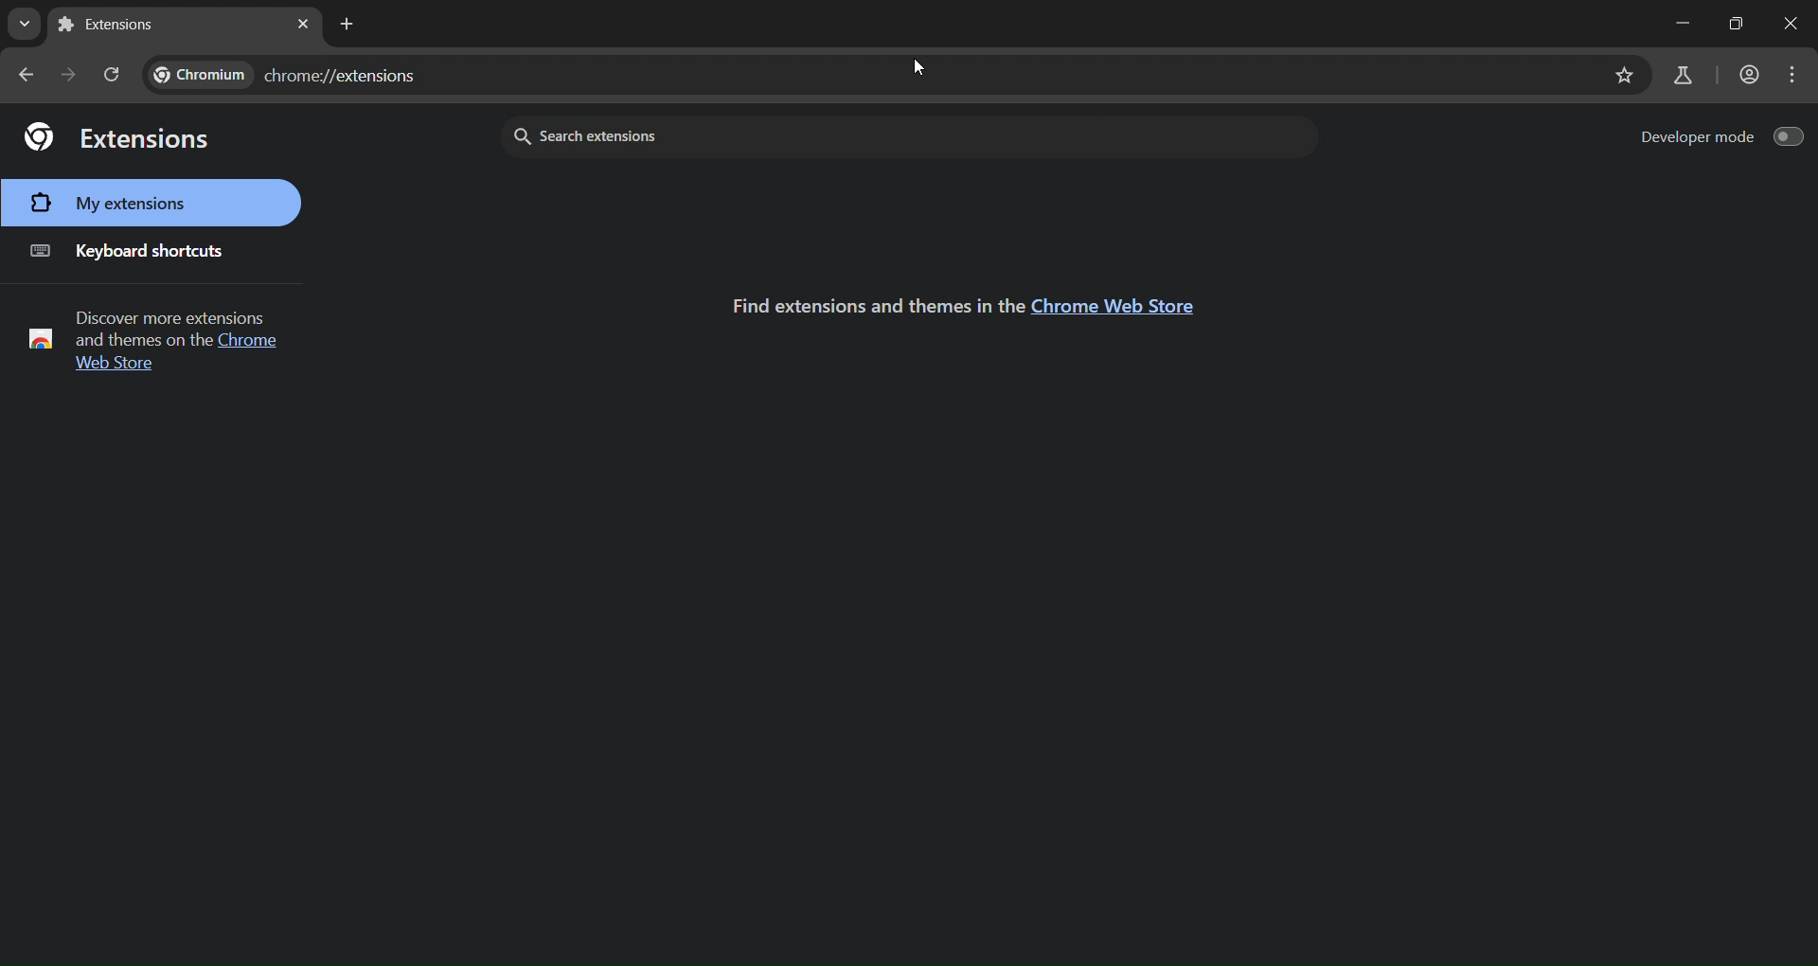 Image resolution: width=1818 pixels, height=966 pixels. Describe the element at coordinates (348, 26) in the screenshot. I see `new tab` at that location.